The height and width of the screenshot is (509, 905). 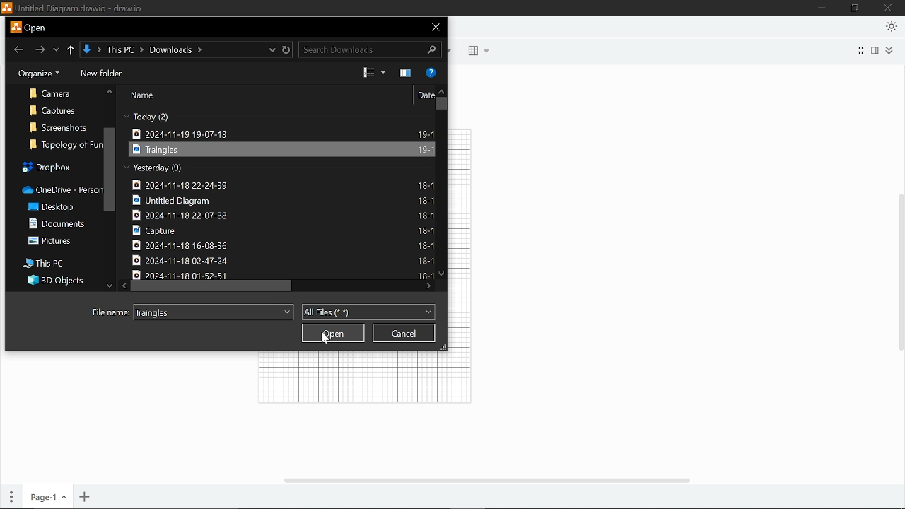 I want to click on Maximize, so click(x=853, y=8).